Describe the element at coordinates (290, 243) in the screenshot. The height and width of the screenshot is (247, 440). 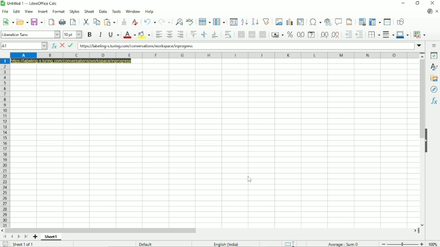
I see `Standard selection` at that location.